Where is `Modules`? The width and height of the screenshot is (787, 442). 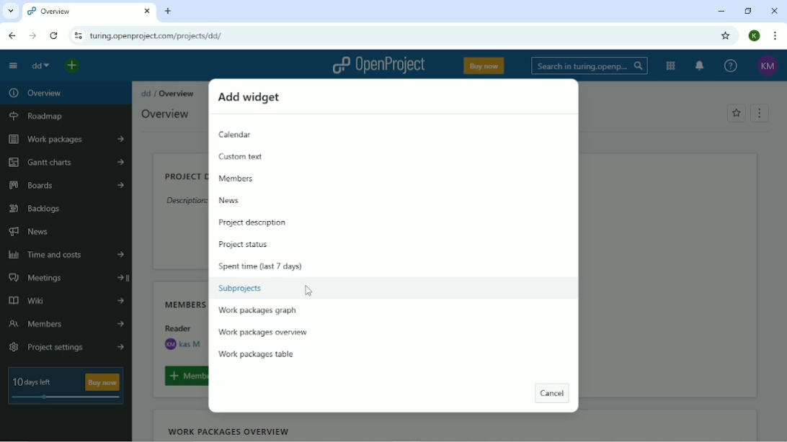 Modules is located at coordinates (670, 66).